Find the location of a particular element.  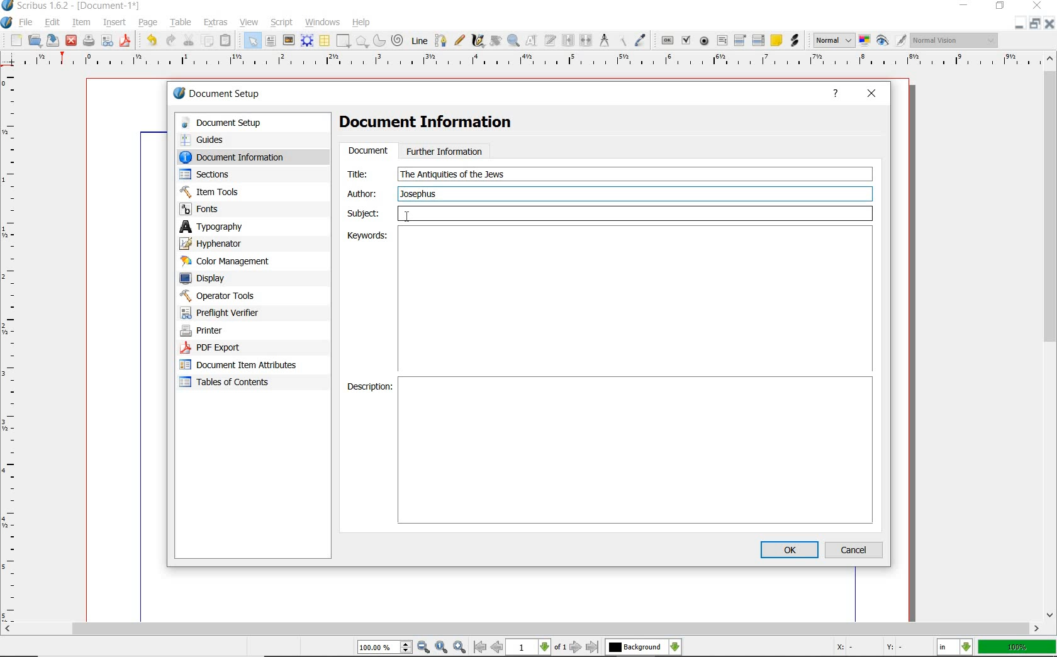

open is located at coordinates (35, 40).